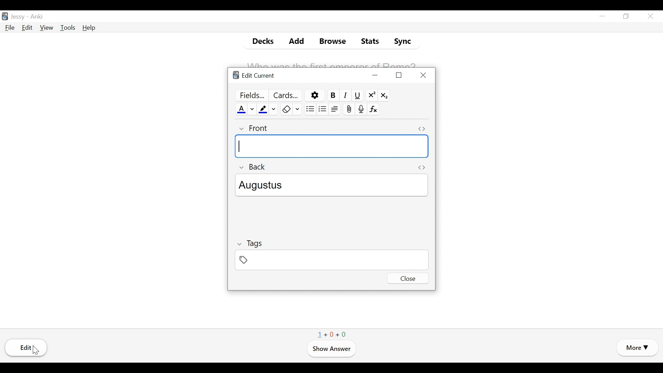 This screenshot has height=373, width=663. I want to click on Upload Pictures/Images/files, so click(348, 109).